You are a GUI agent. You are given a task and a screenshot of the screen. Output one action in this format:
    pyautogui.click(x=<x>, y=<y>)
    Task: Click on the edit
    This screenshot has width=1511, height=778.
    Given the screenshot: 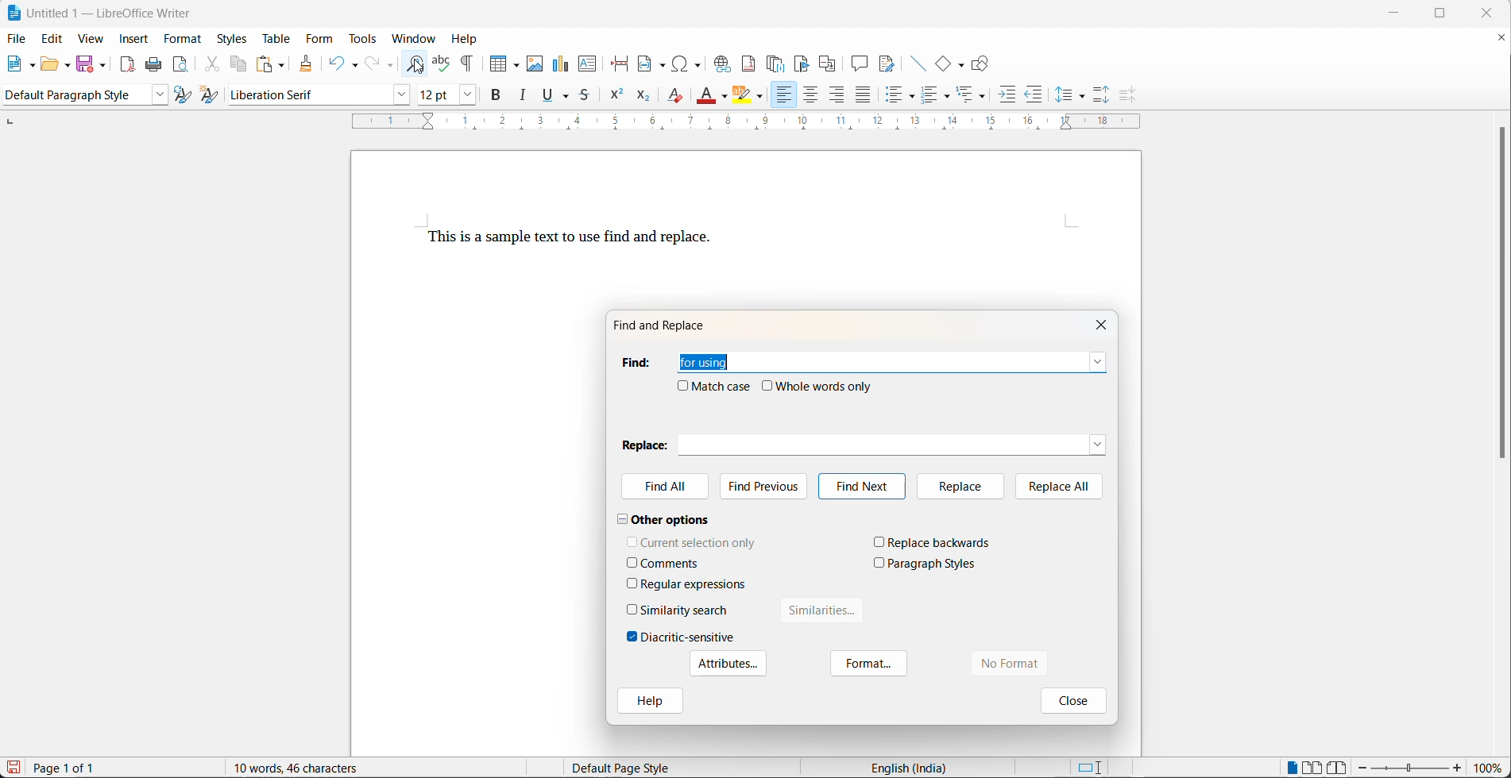 What is the action you would take?
    pyautogui.click(x=53, y=40)
    